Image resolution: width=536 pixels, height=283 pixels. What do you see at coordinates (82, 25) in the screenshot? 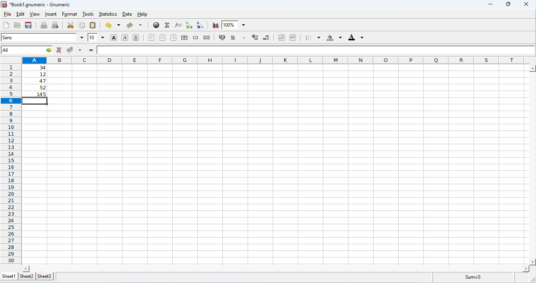
I see `copy` at bounding box center [82, 25].